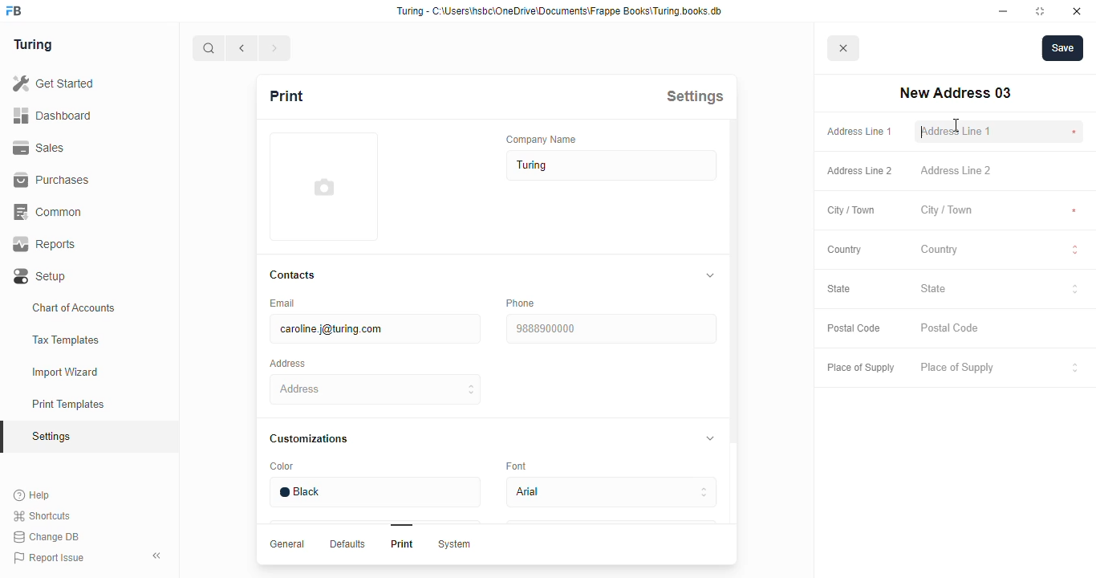 The image size is (1096, 578). I want to click on 9888900000, so click(610, 329).